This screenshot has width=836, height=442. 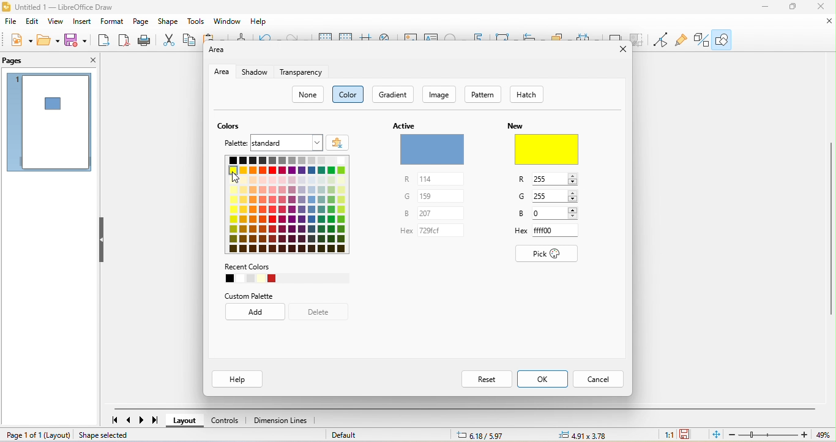 I want to click on g 159, so click(x=436, y=196).